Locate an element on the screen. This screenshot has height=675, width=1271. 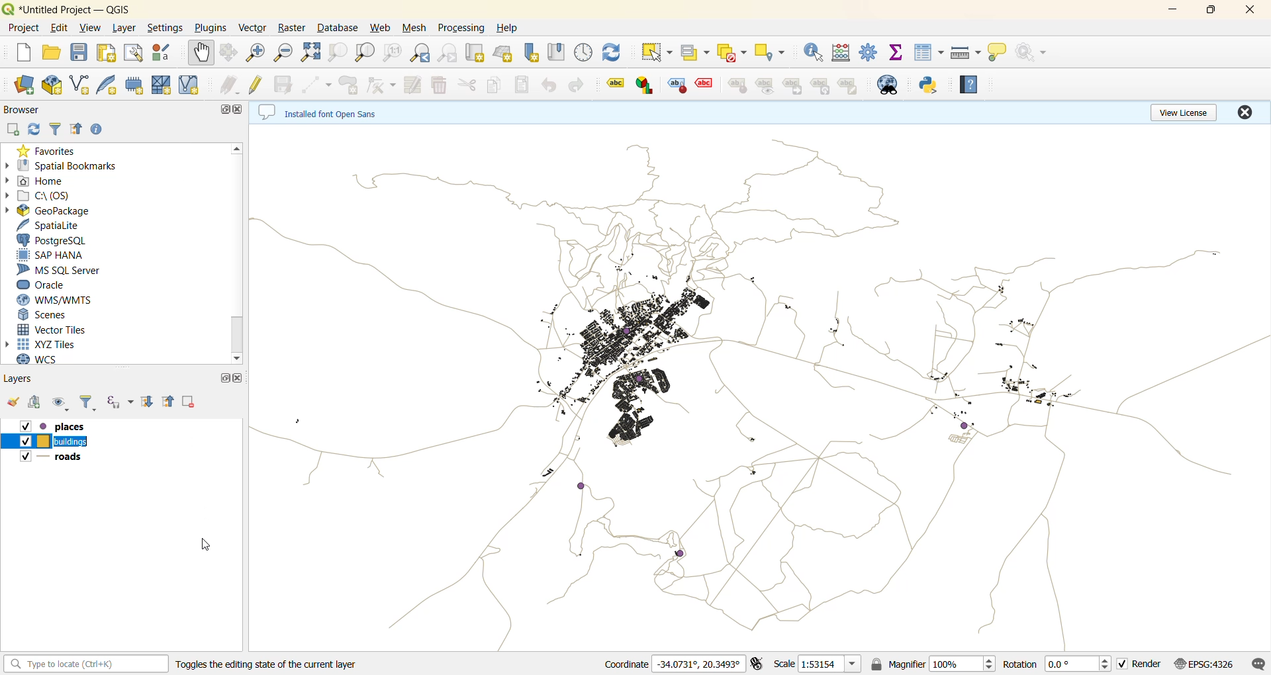
toggle extents is located at coordinates (757, 664).